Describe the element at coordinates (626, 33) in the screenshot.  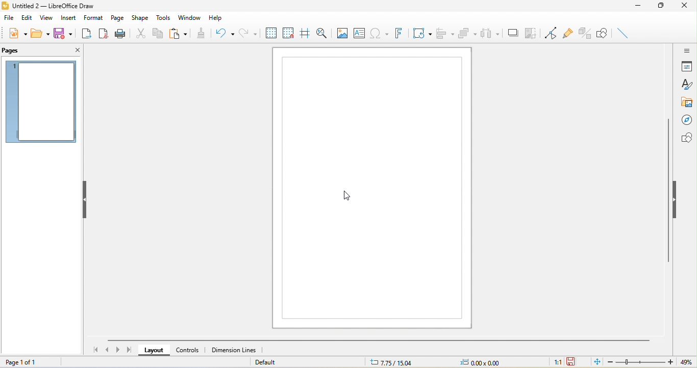
I see `toggle extrusion` at that location.